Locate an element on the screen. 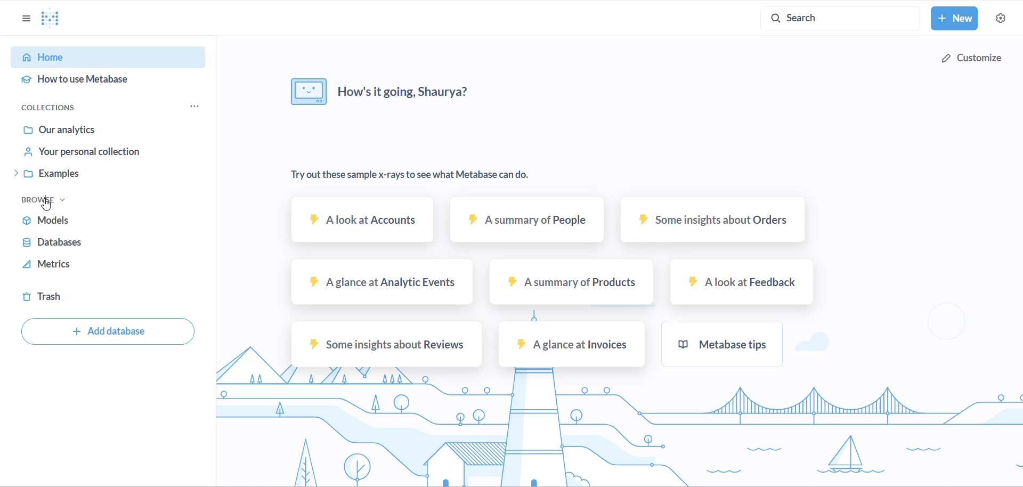 This screenshot has height=487, width=1023. OUR ANALYTICS is located at coordinates (103, 131).